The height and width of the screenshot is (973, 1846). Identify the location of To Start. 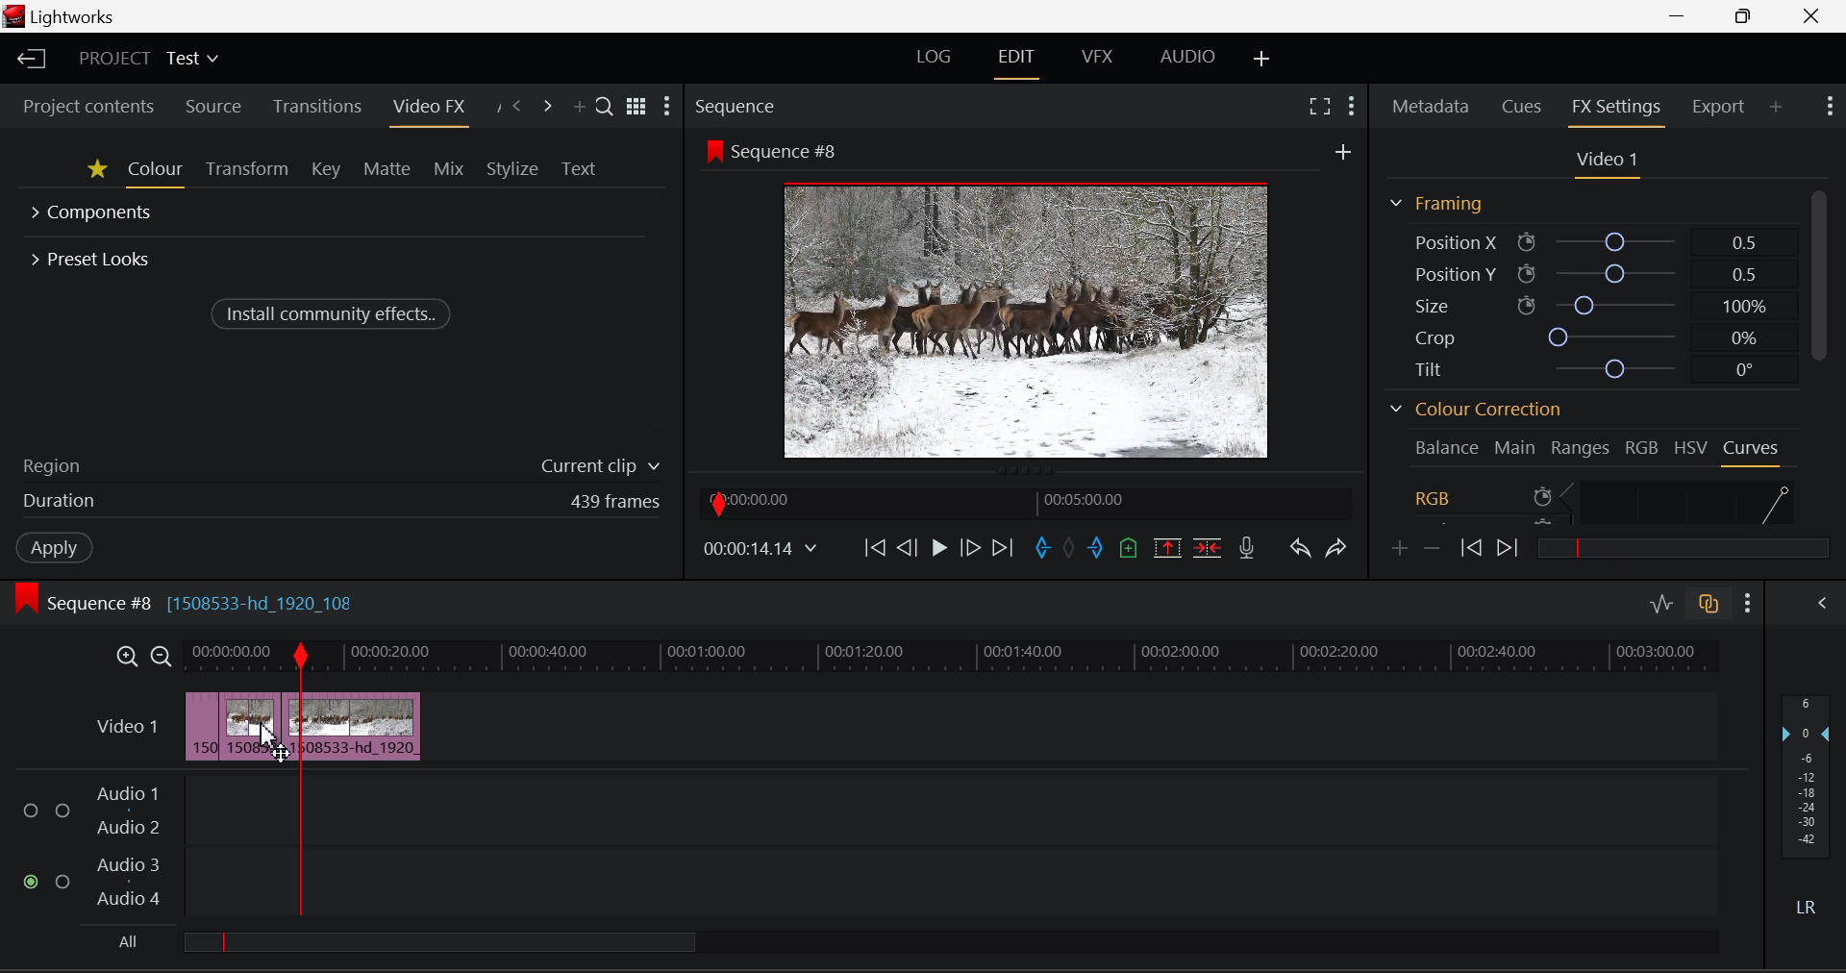
(877, 549).